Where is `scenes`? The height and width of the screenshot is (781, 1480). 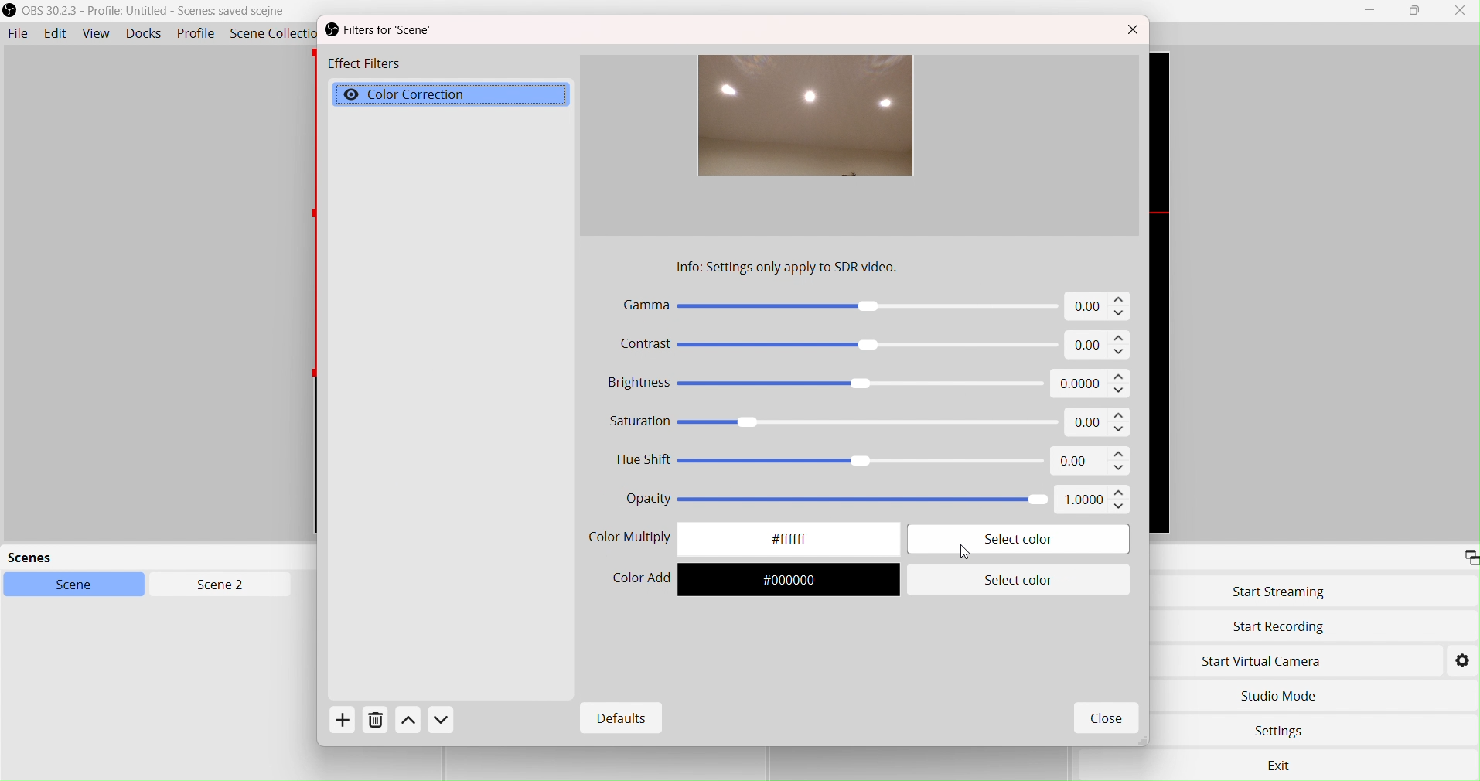 scenes is located at coordinates (124, 558).